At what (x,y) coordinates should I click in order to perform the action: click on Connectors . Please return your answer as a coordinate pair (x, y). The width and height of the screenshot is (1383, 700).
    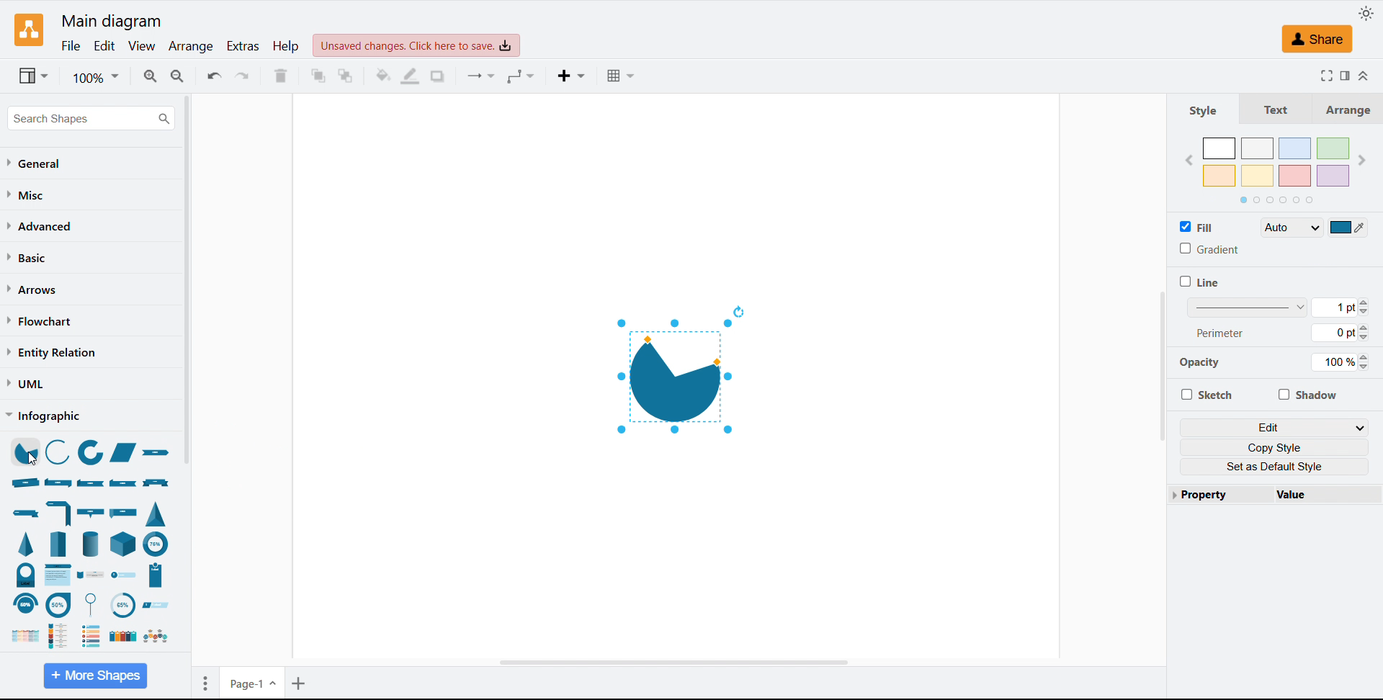
    Looking at the image, I should click on (482, 76).